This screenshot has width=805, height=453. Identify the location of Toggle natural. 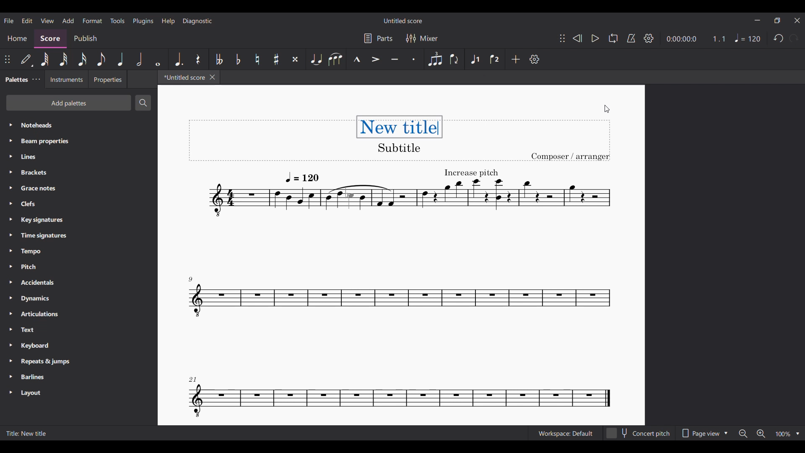
(257, 59).